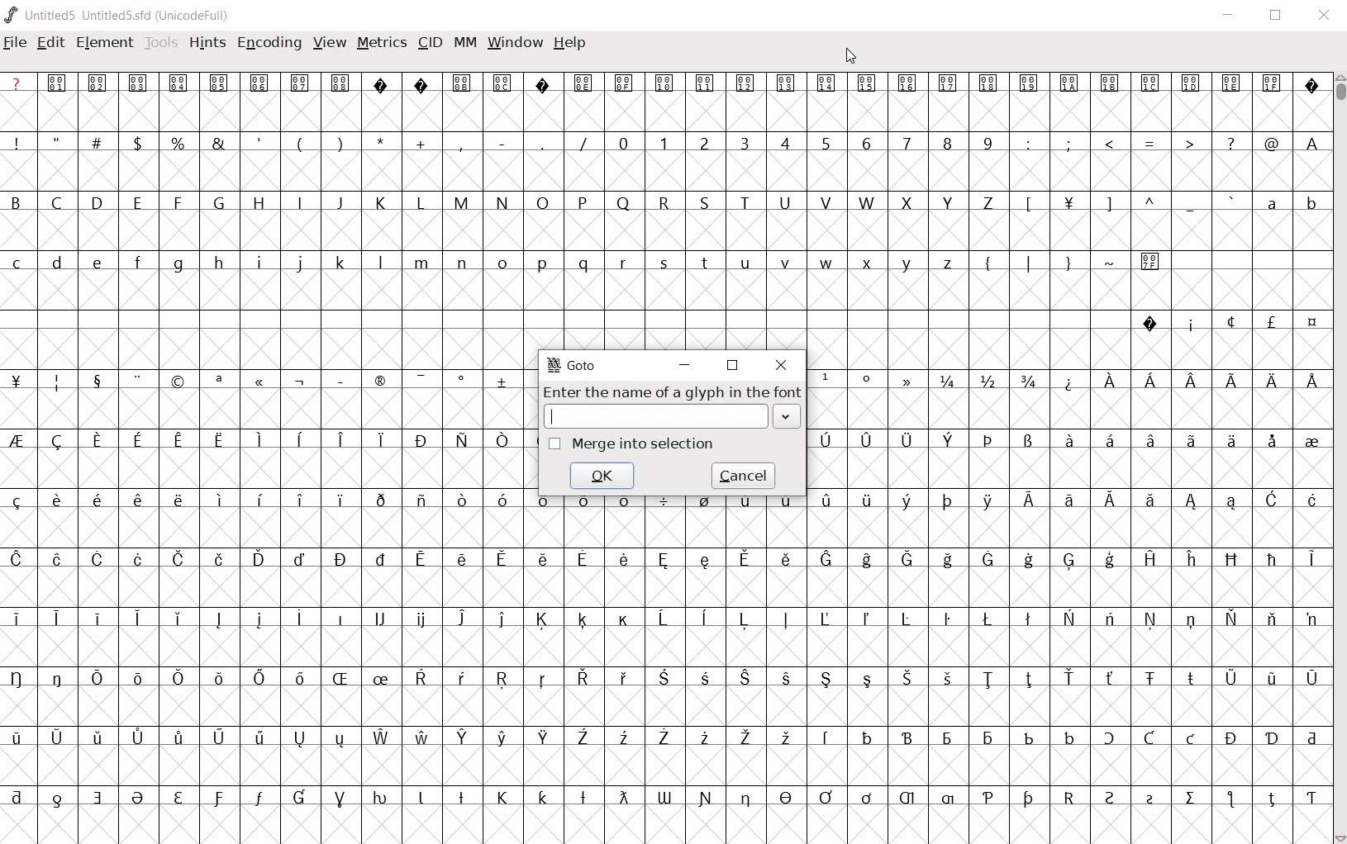 The image size is (1347, 844). I want to click on Symbol, so click(136, 676).